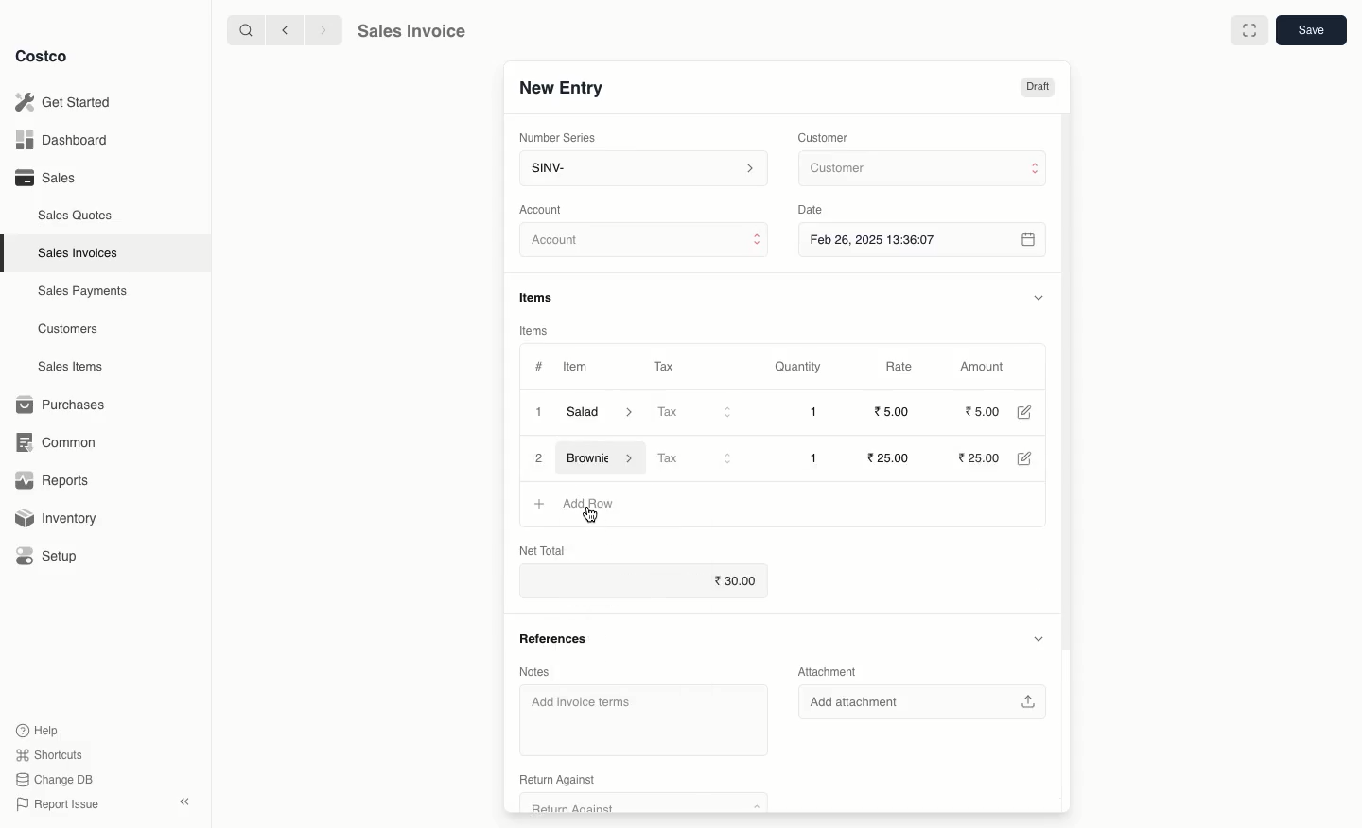 Image resolution: width=1362 pixels, height=828 pixels. Describe the element at coordinates (663, 363) in the screenshot. I see `Tax` at that location.